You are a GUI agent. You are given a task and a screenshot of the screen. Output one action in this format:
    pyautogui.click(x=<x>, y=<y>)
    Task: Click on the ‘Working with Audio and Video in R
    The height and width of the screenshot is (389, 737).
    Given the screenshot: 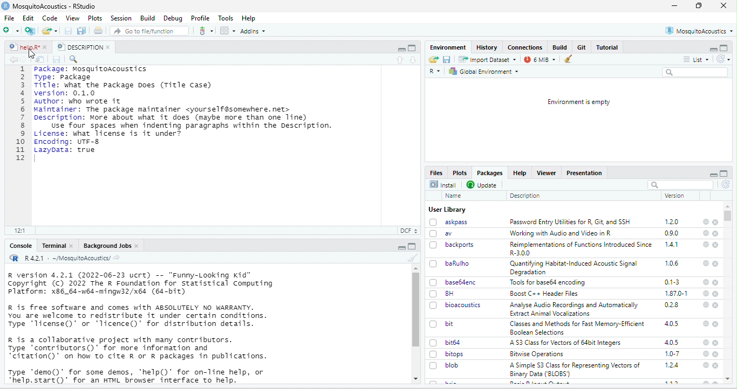 What is the action you would take?
    pyautogui.click(x=561, y=233)
    